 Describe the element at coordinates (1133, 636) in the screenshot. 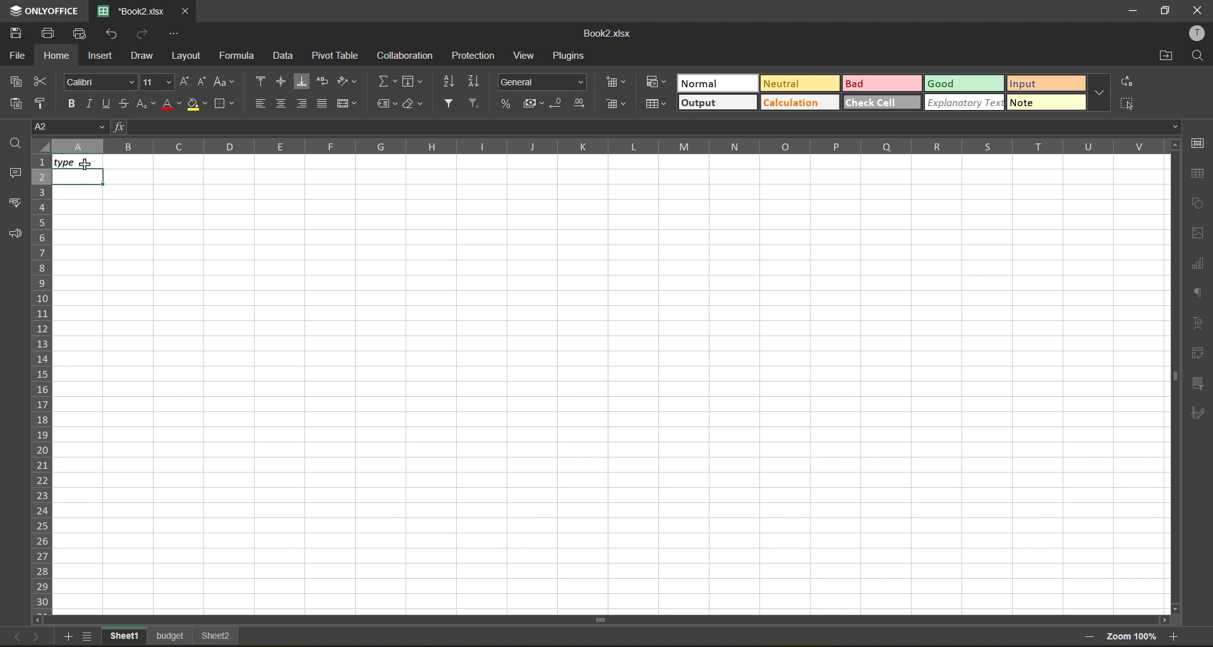

I see `zoom factor` at that location.